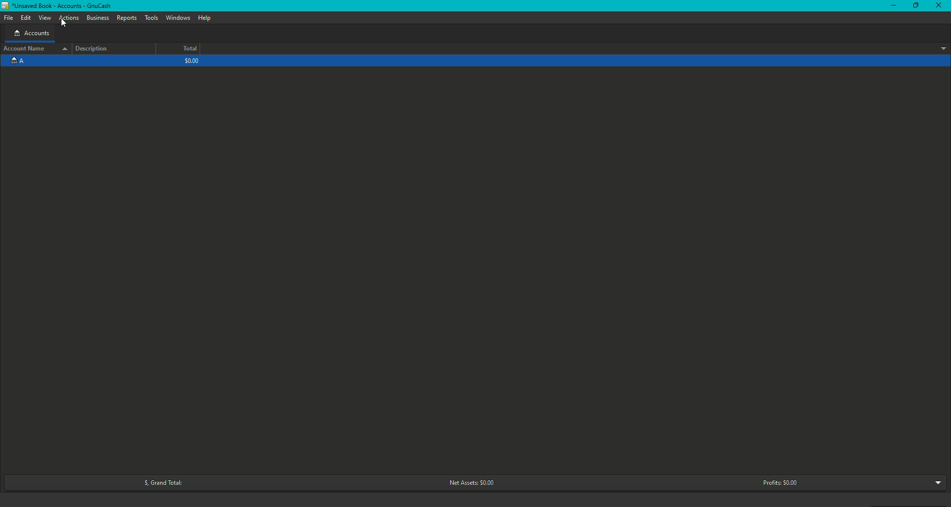  Describe the element at coordinates (773, 481) in the screenshot. I see `Profits: $0.00` at that location.